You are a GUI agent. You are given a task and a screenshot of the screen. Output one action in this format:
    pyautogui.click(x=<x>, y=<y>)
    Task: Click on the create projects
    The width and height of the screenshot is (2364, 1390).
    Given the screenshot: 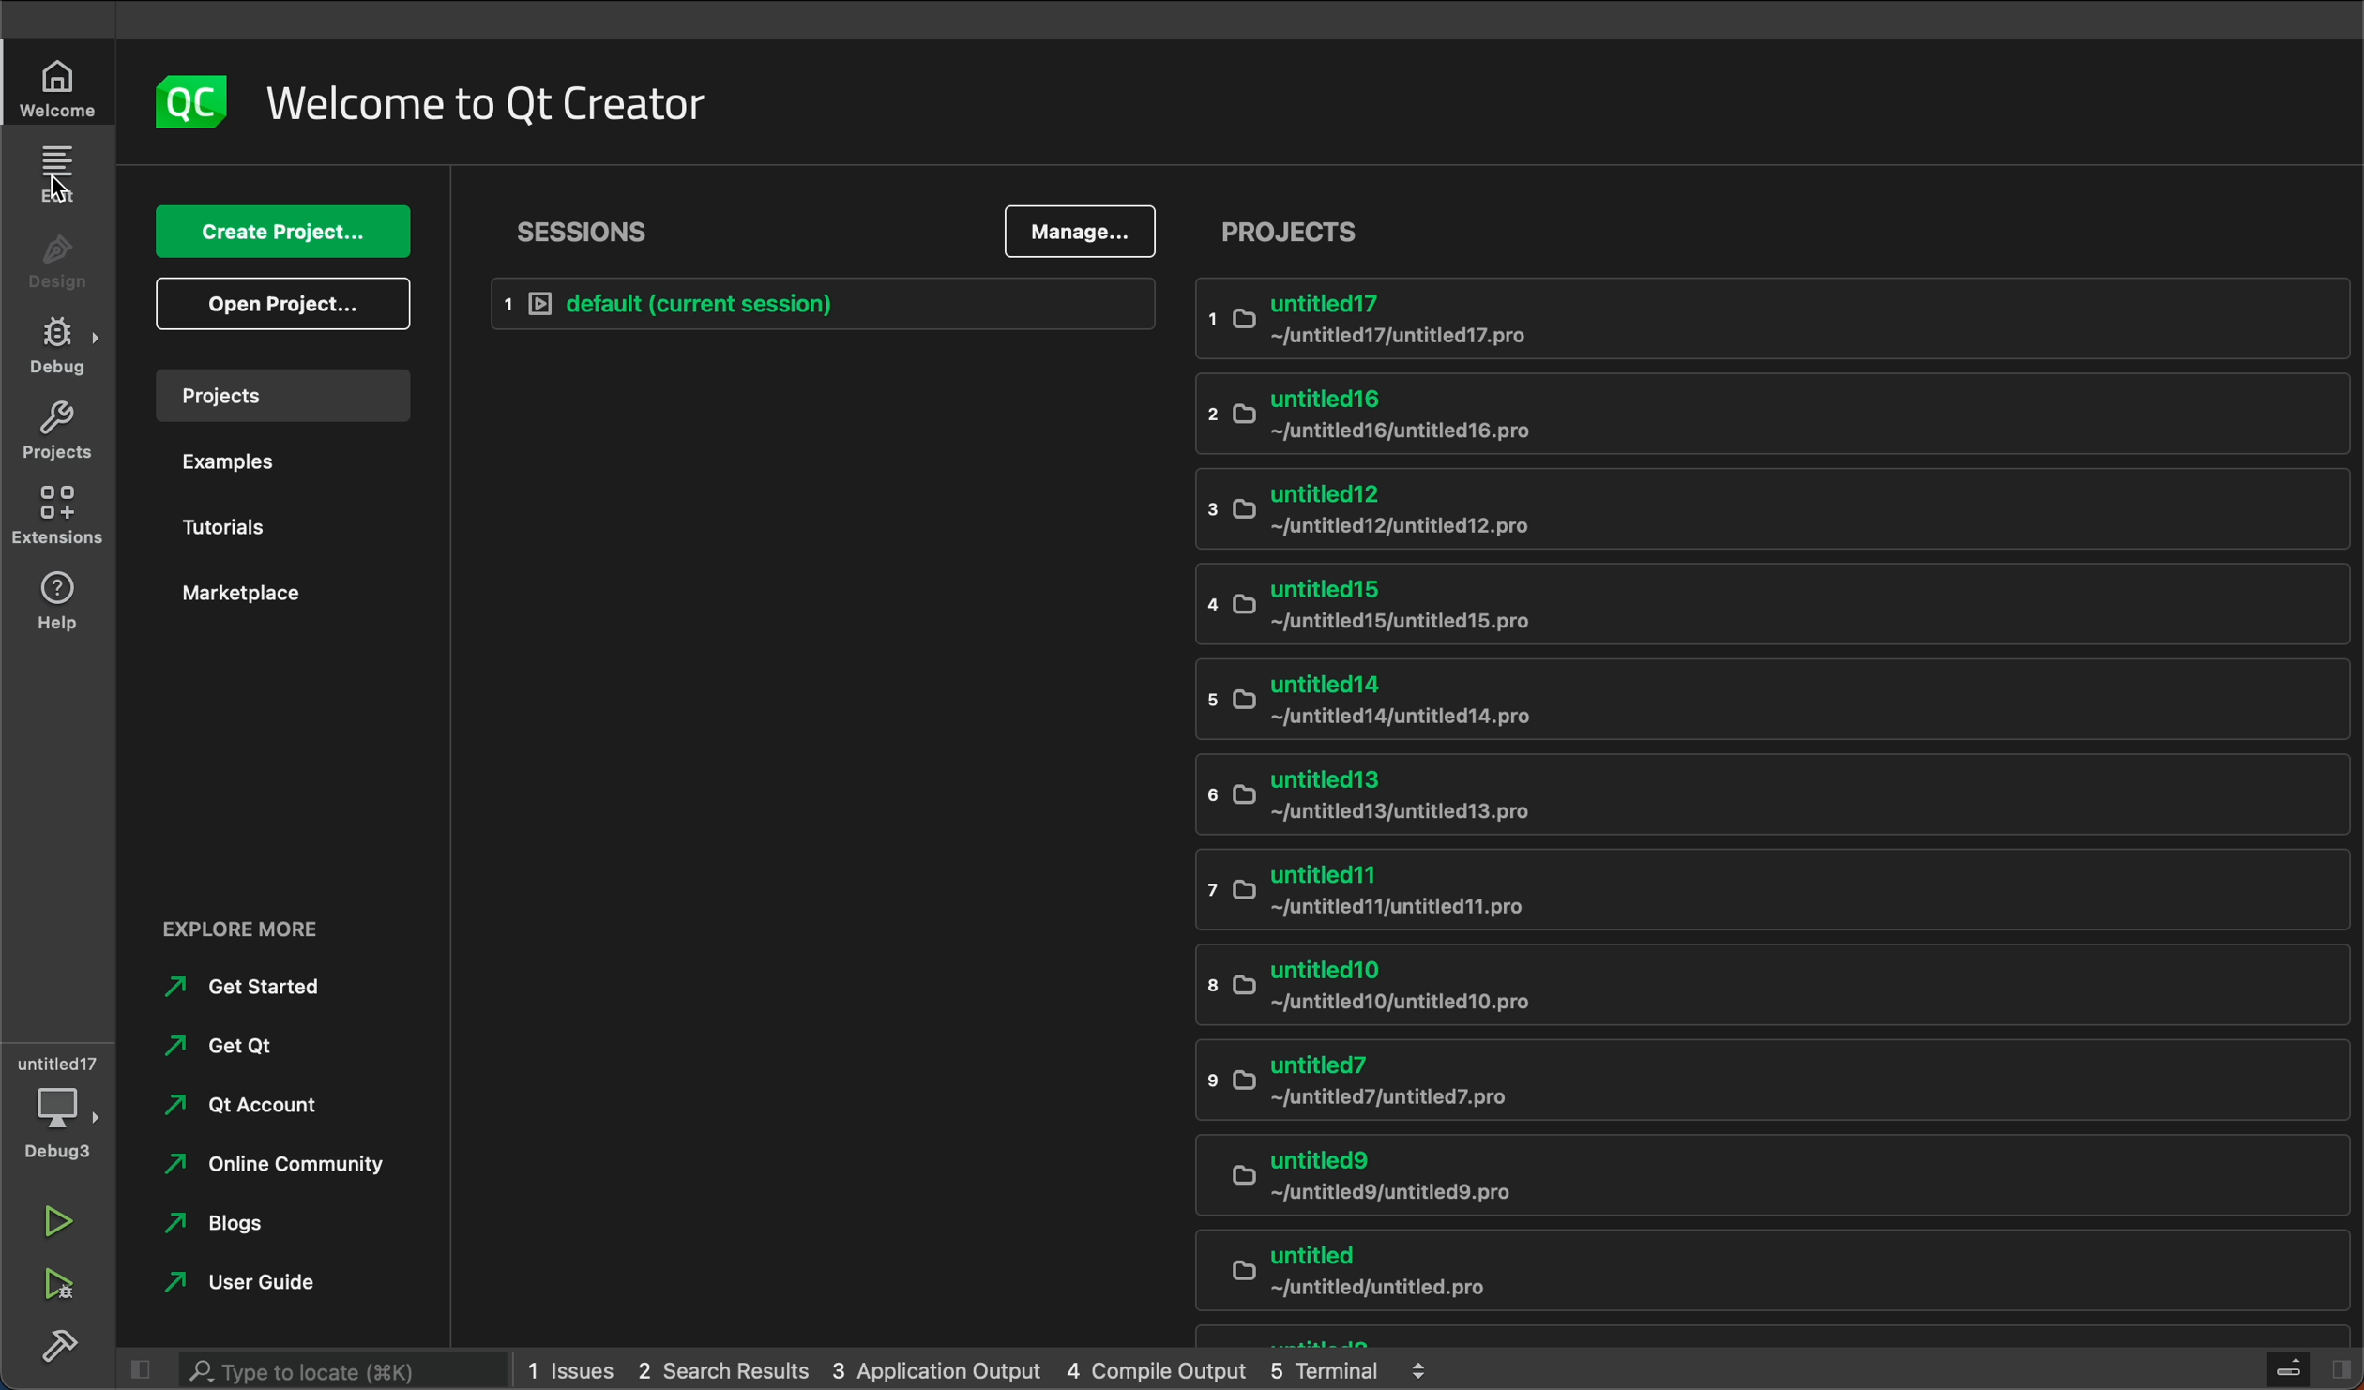 What is the action you would take?
    pyautogui.click(x=286, y=230)
    